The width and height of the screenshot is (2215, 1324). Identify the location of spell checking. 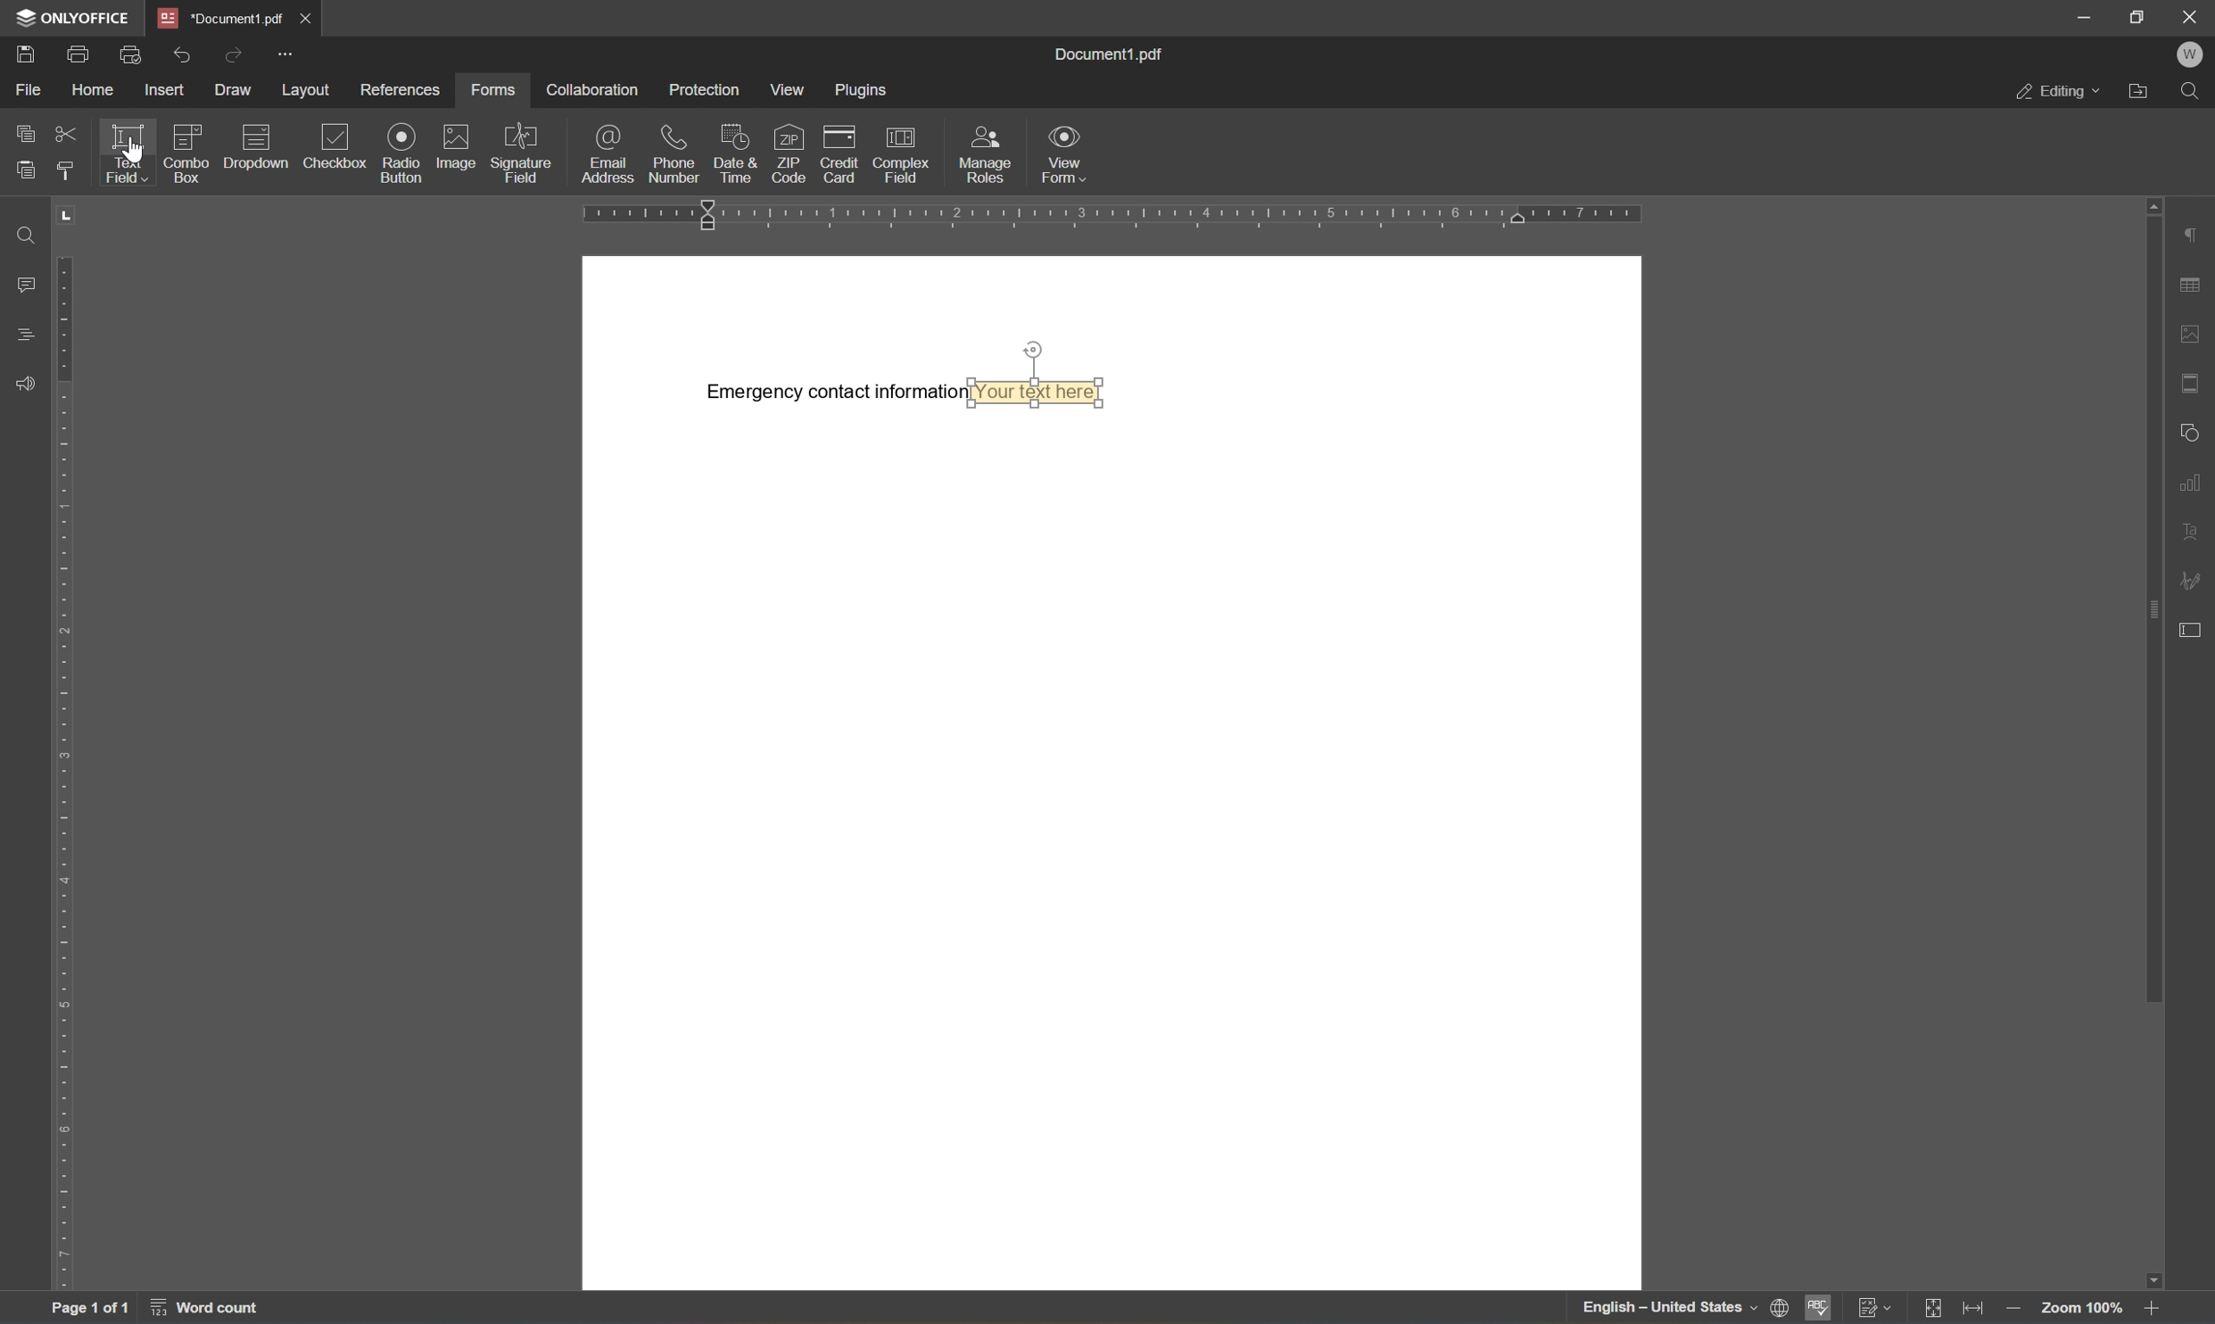
(1820, 1309).